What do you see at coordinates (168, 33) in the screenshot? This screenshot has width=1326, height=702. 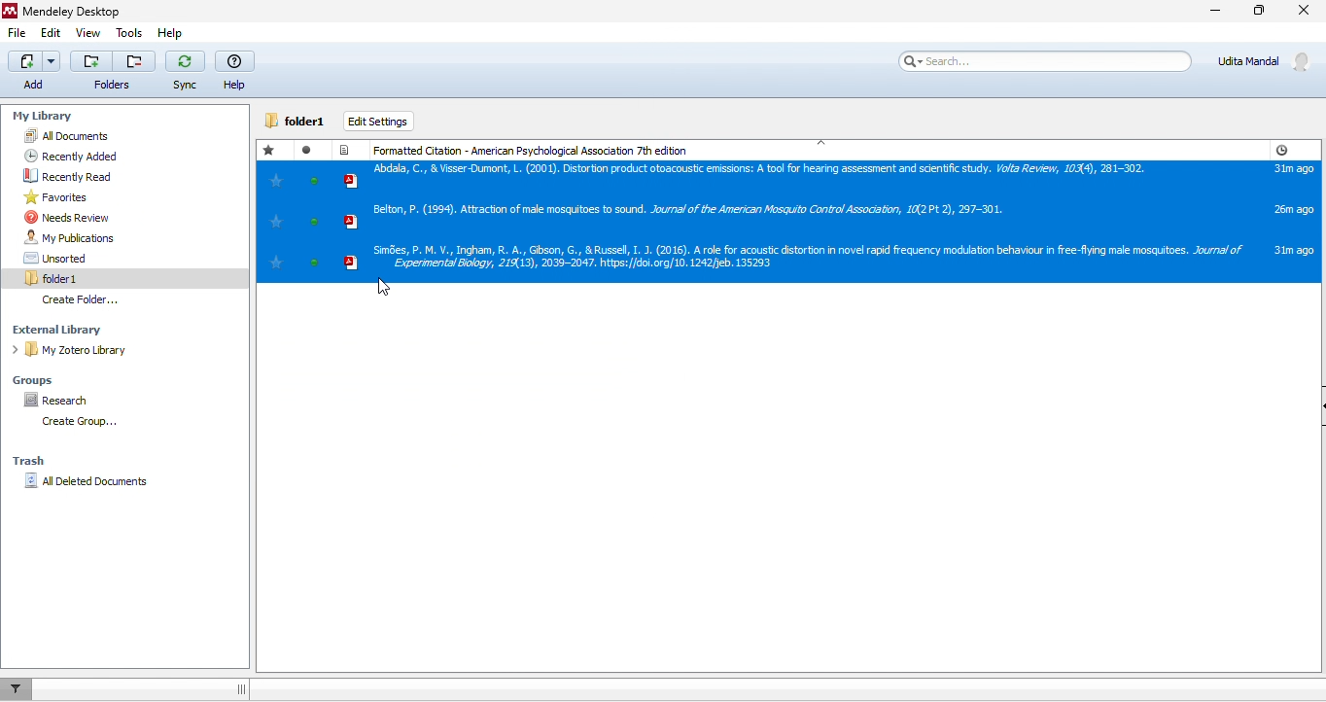 I see `help` at bounding box center [168, 33].